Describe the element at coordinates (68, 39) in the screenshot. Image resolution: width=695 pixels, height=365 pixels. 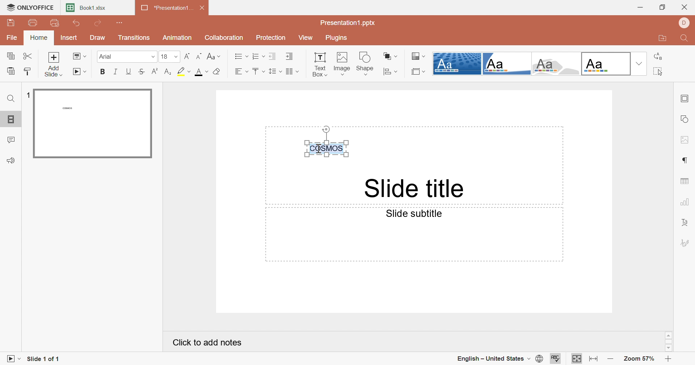
I see `Insert` at that location.